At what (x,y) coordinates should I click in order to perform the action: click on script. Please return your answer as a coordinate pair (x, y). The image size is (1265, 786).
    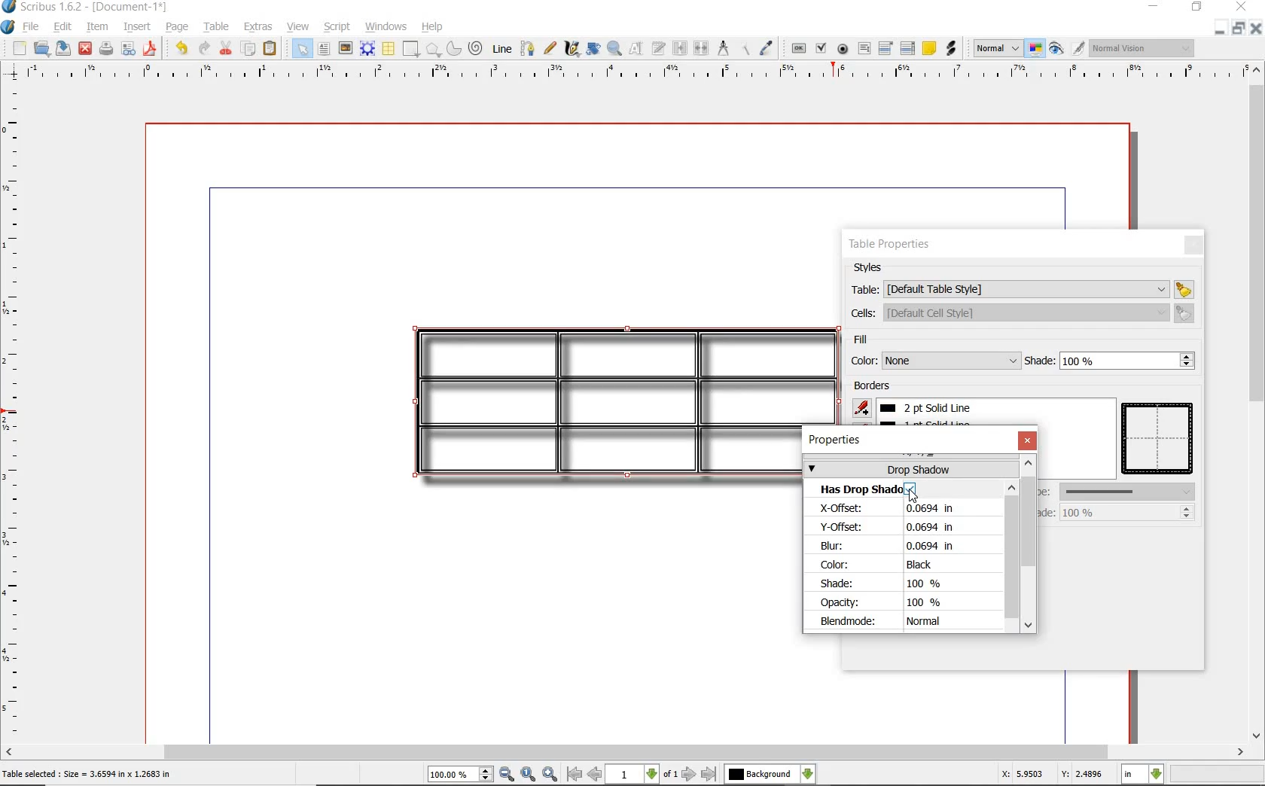
    Looking at the image, I should click on (338, 28).